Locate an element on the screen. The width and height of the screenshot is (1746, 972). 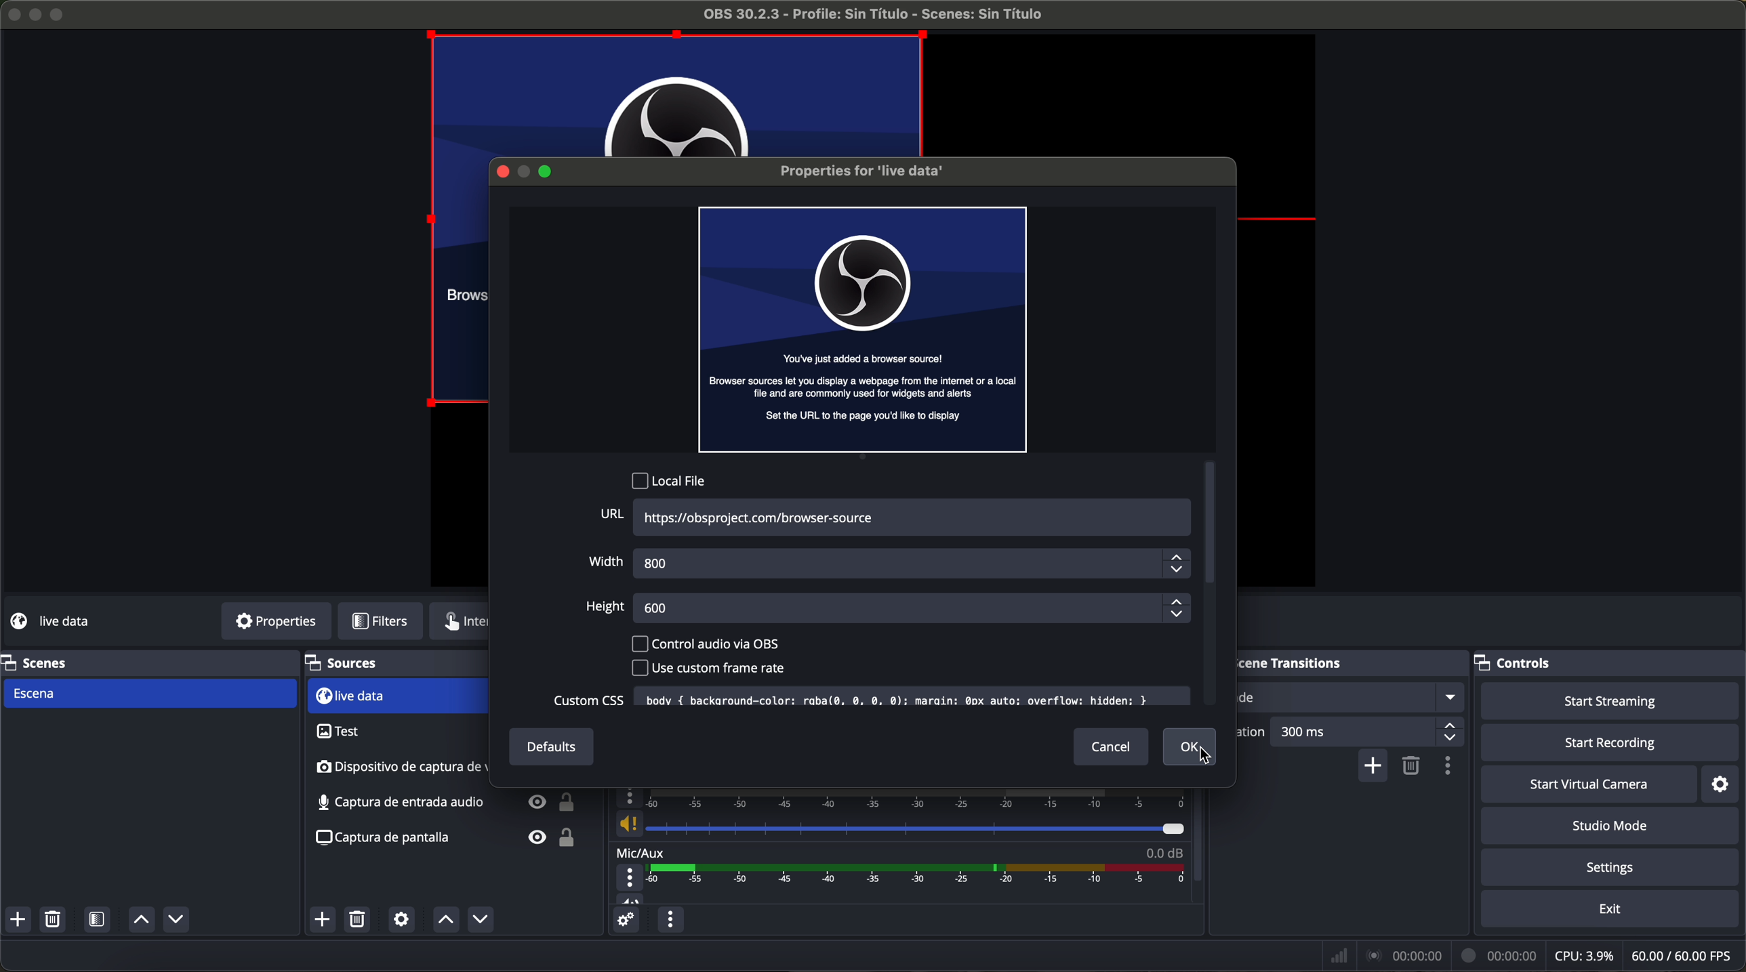
open source properties is located at coordinates (401, 921).